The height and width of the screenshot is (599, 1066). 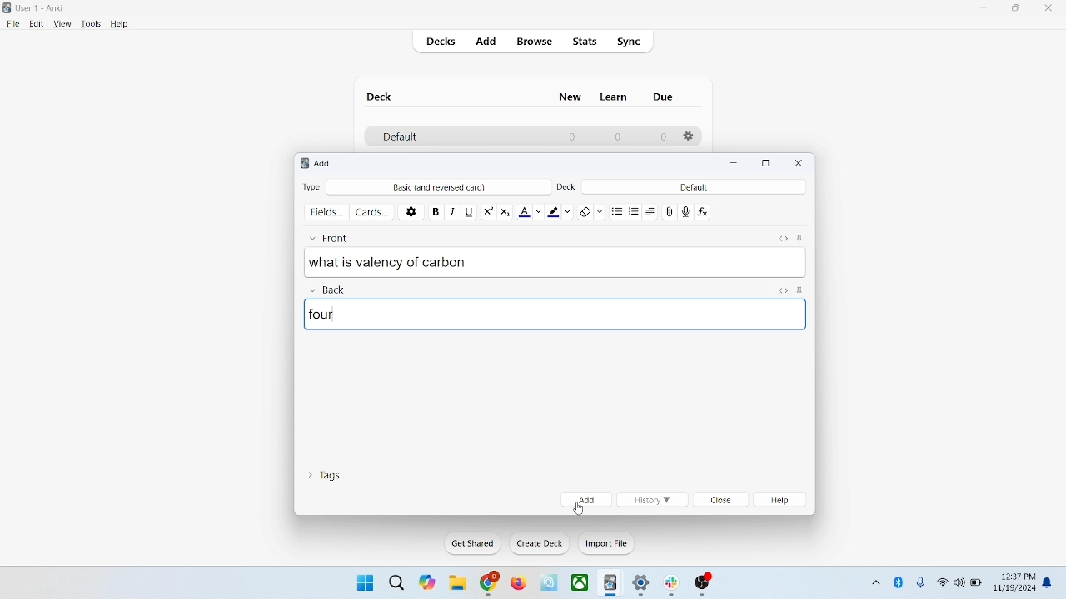 I want to click on x-box, so click(x=580, y=582).